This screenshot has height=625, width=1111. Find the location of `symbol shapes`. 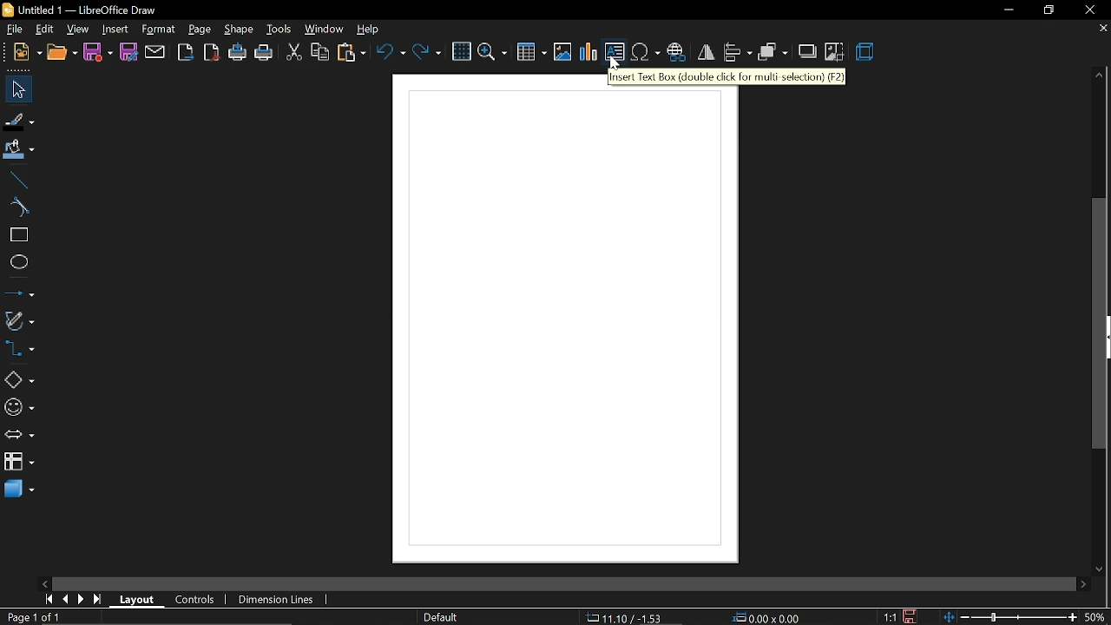

symbol shapes is located at coordinates (18, 410).